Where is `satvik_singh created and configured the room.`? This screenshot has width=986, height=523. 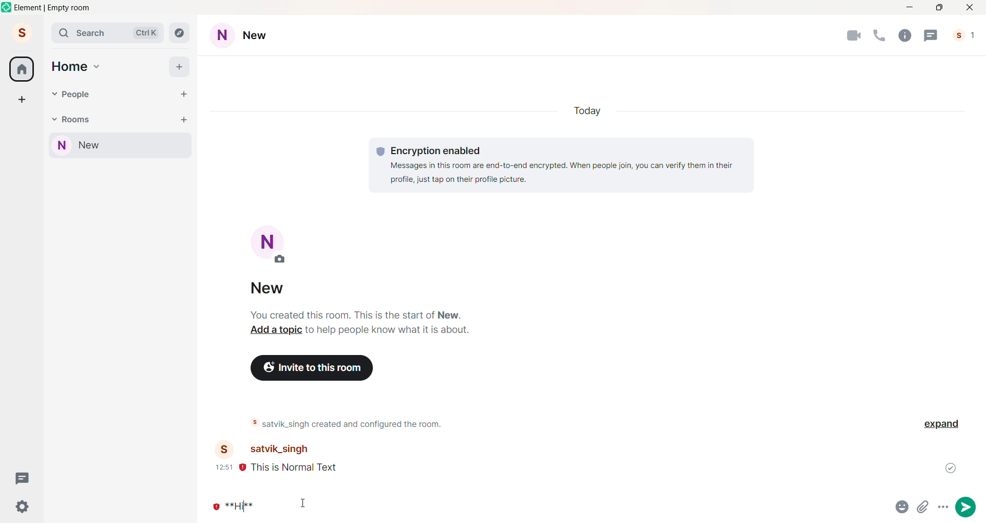 satvik_singh created and configured the room. is located at coordinates (364, 424).